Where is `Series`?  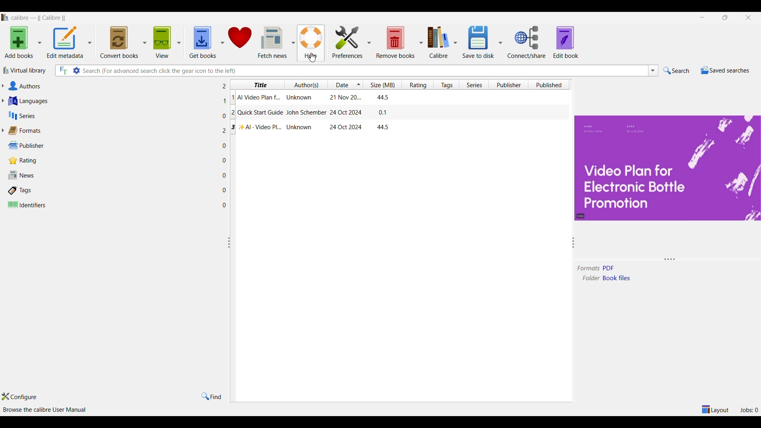
Series is located at coordinates (111, 116).